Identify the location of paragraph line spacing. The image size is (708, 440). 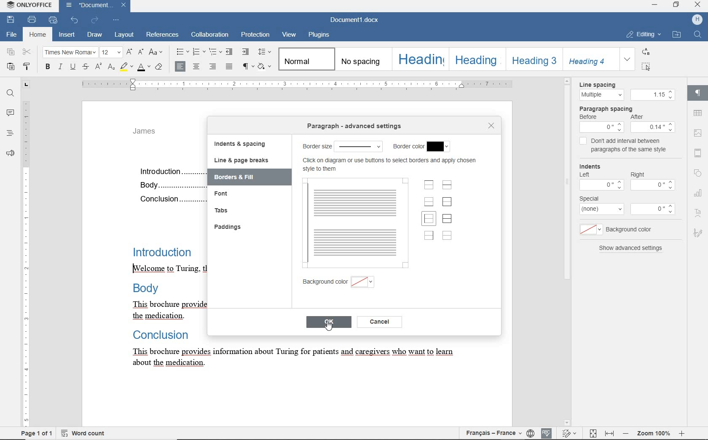
(265, 52).